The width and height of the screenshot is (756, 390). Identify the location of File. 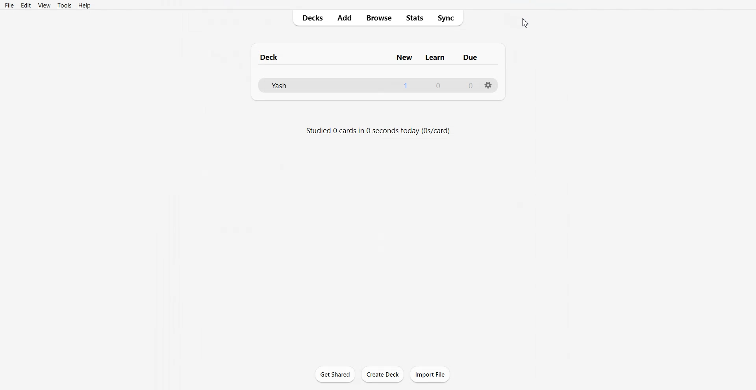
(9, 5).